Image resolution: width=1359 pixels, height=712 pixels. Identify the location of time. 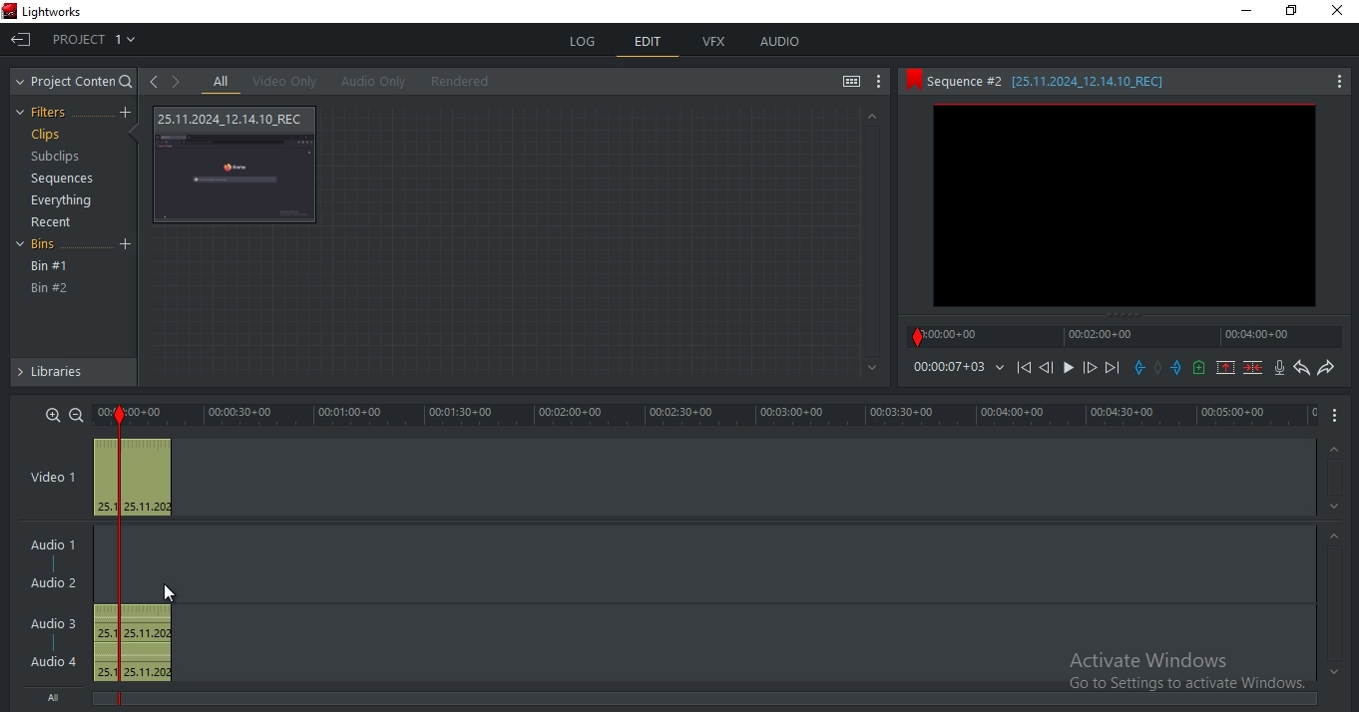
(729, 415).